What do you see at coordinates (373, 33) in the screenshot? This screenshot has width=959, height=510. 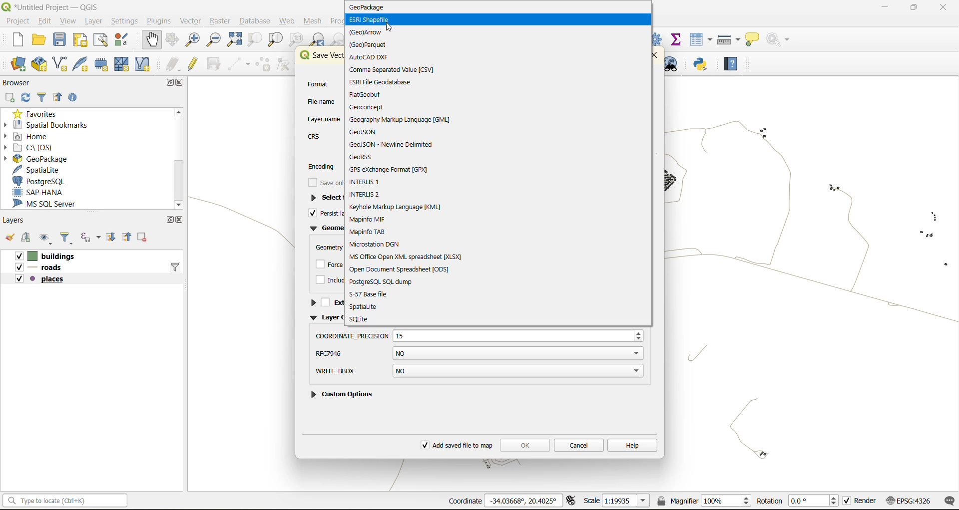 I see `arrow` at bounding box center [373, 33].